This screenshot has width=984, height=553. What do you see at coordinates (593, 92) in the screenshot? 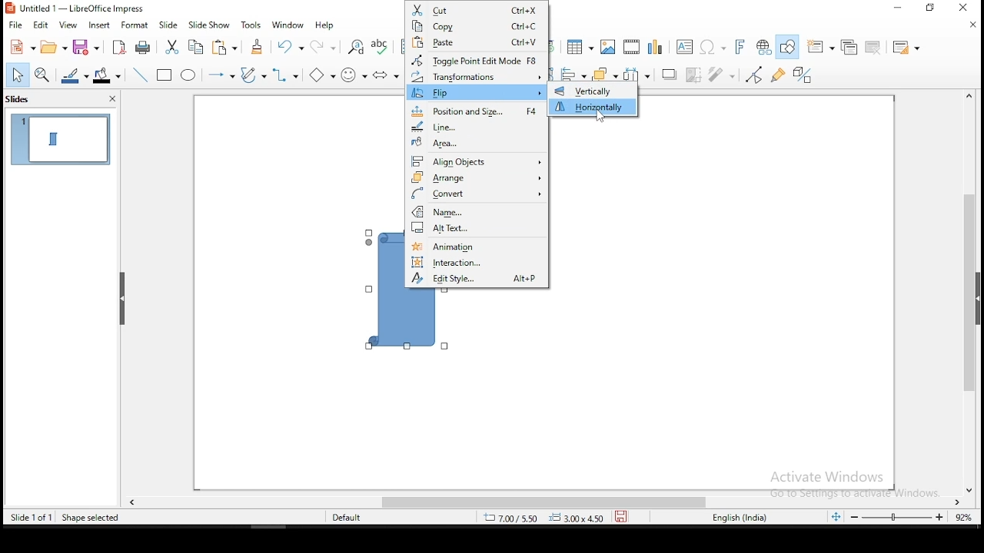
I see `vertically` at bounding box center [593, 92].